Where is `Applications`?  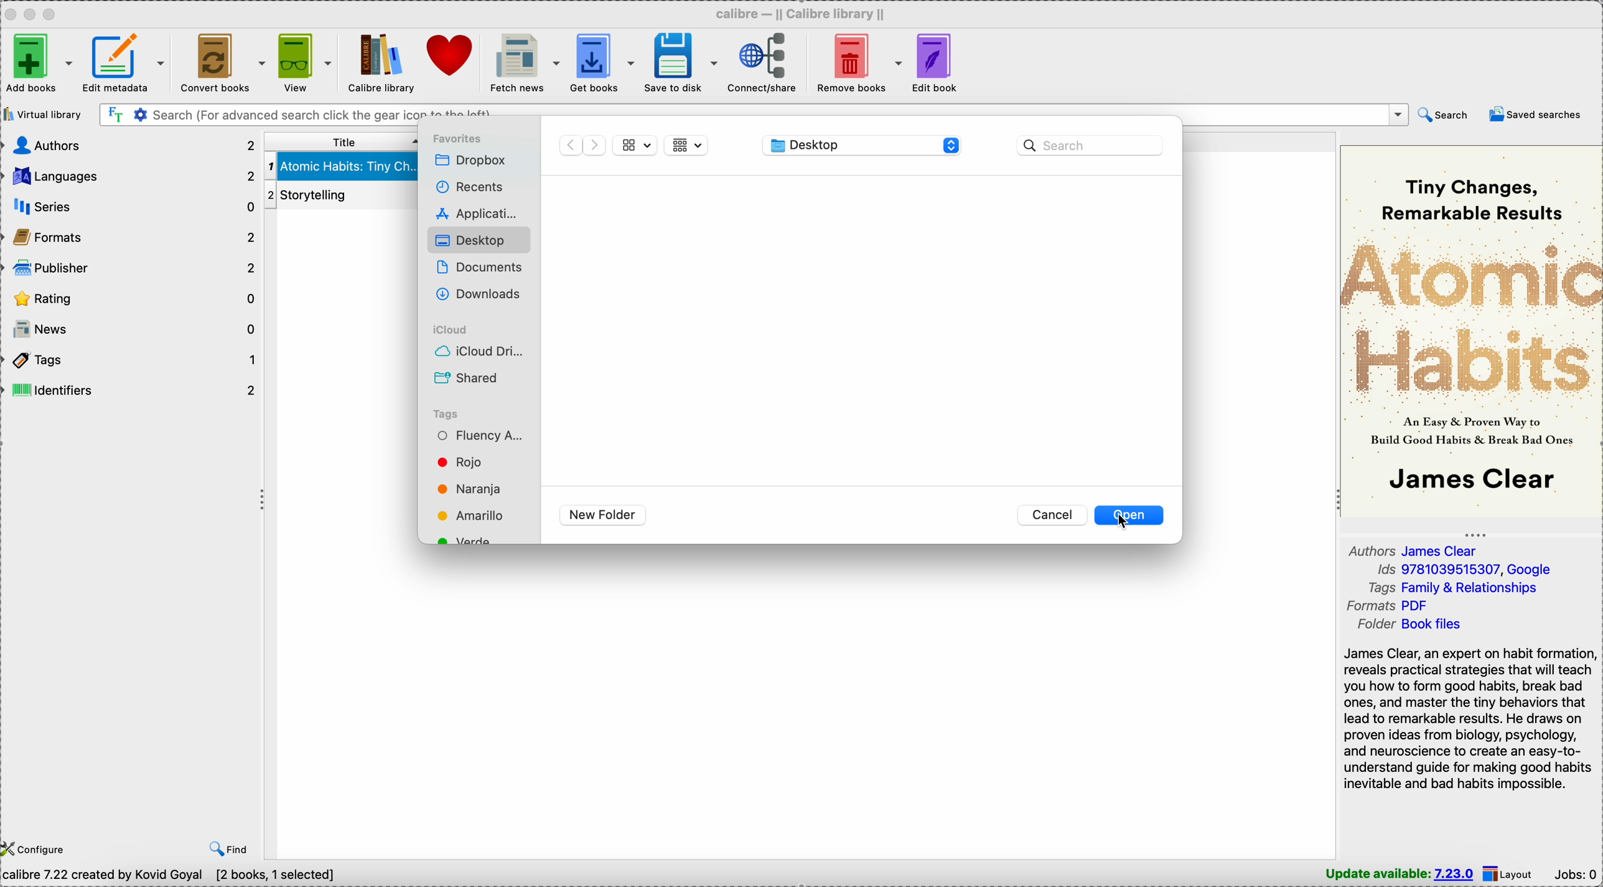
Applications is located at coordinates (479, 214).